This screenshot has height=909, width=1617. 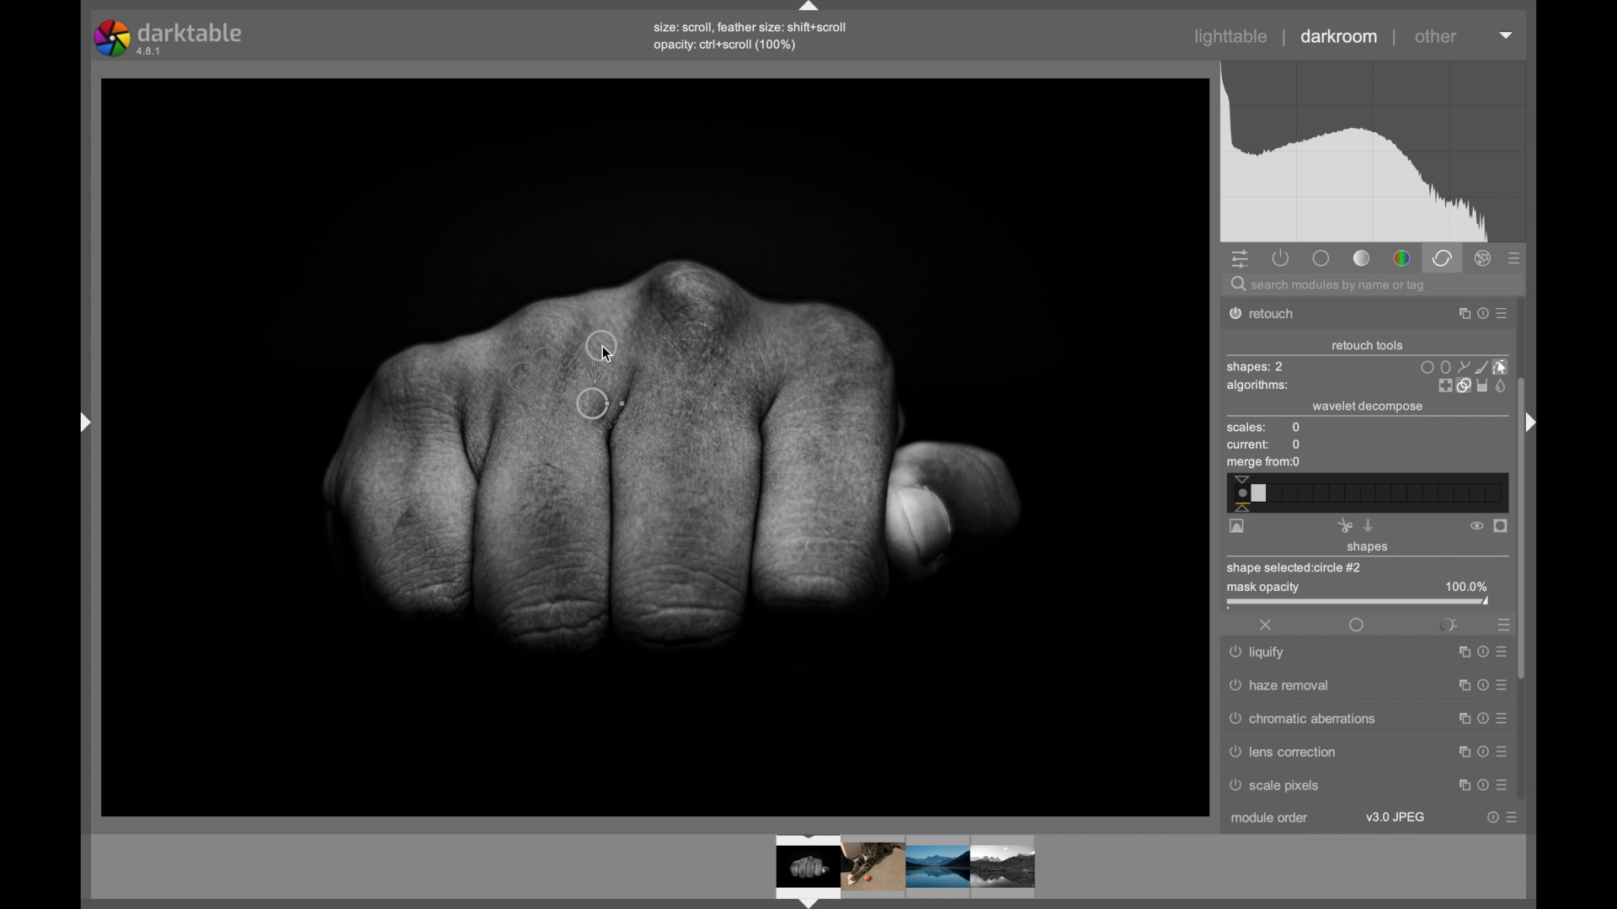 What do you see at coordinates (1396, 817) in the screenshot?
I see `v3.0 JPEG` at bounding box center [1396, 817].